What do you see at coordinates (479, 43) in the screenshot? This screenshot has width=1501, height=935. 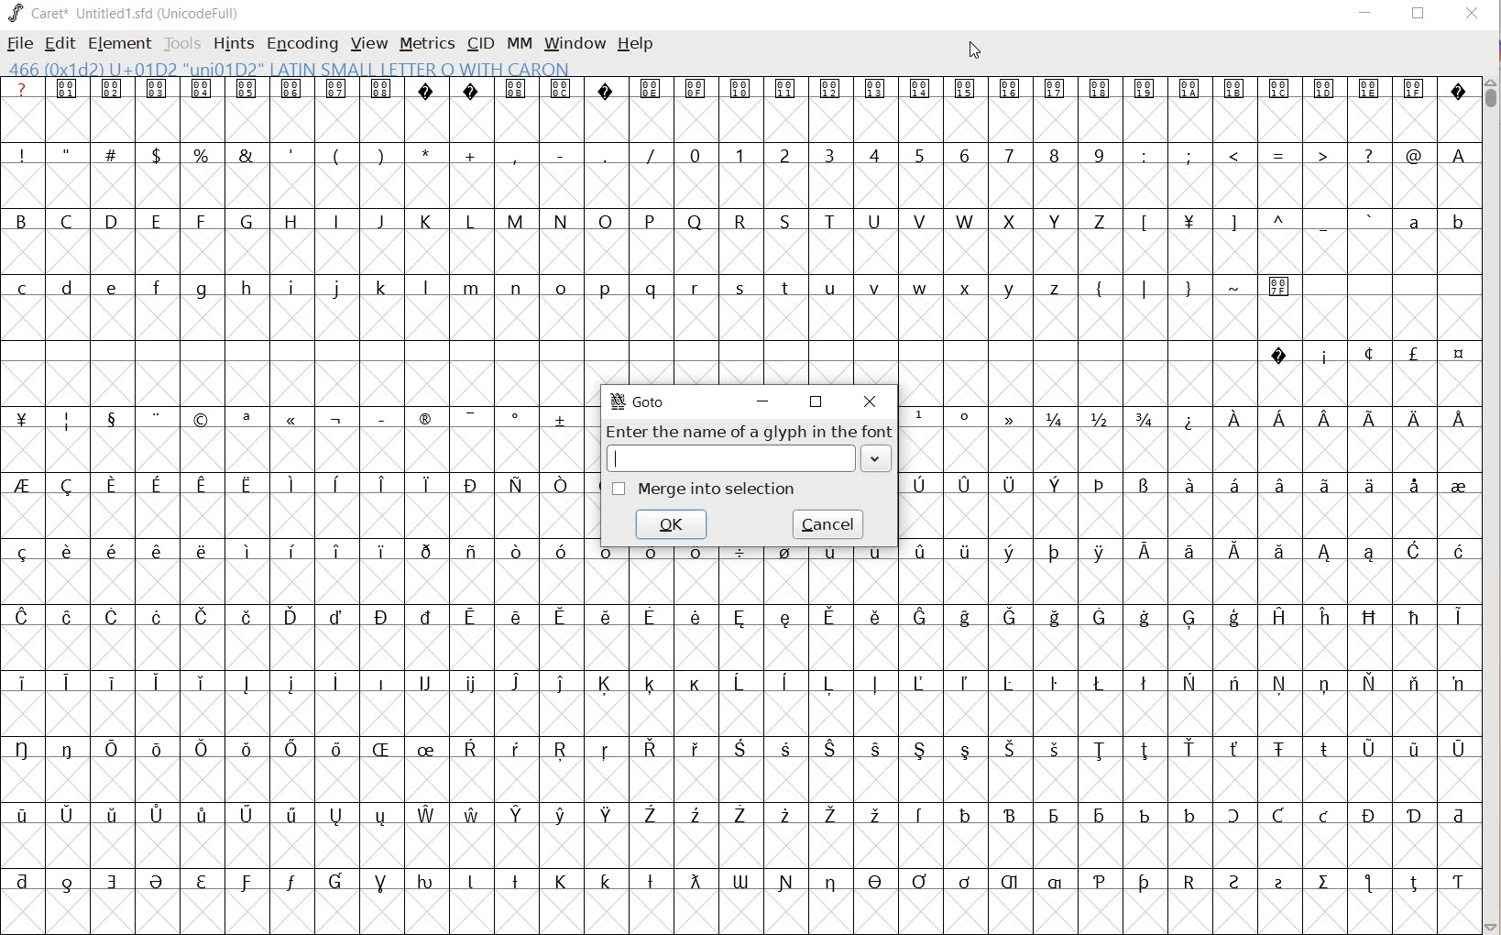 I see `CID` at bounding box center [479, 43].